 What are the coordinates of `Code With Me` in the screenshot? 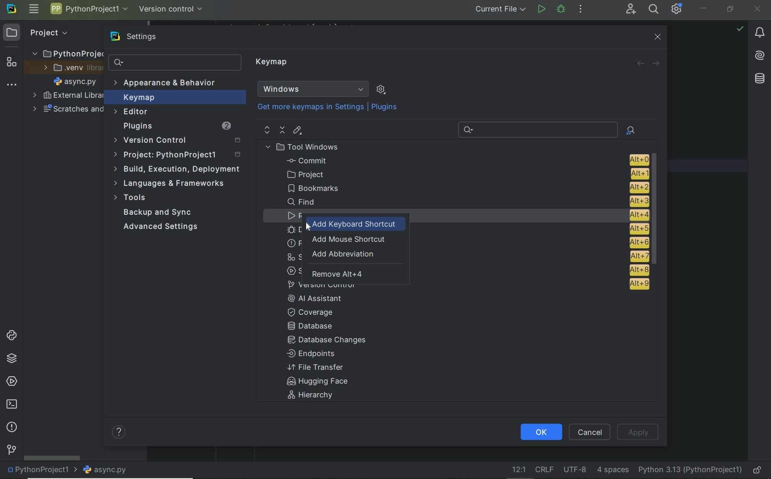 It's located at (631, 9).